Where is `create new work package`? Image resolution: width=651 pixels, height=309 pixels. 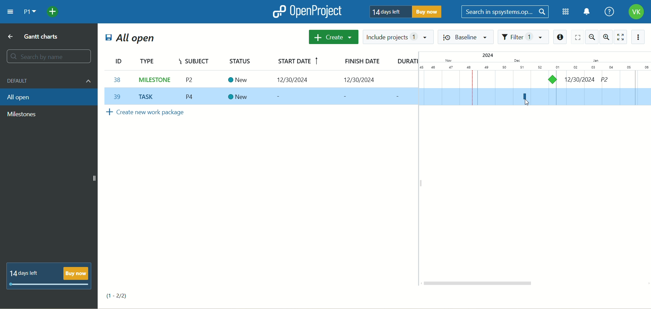 create new work package is located at coordinates (154, 115).